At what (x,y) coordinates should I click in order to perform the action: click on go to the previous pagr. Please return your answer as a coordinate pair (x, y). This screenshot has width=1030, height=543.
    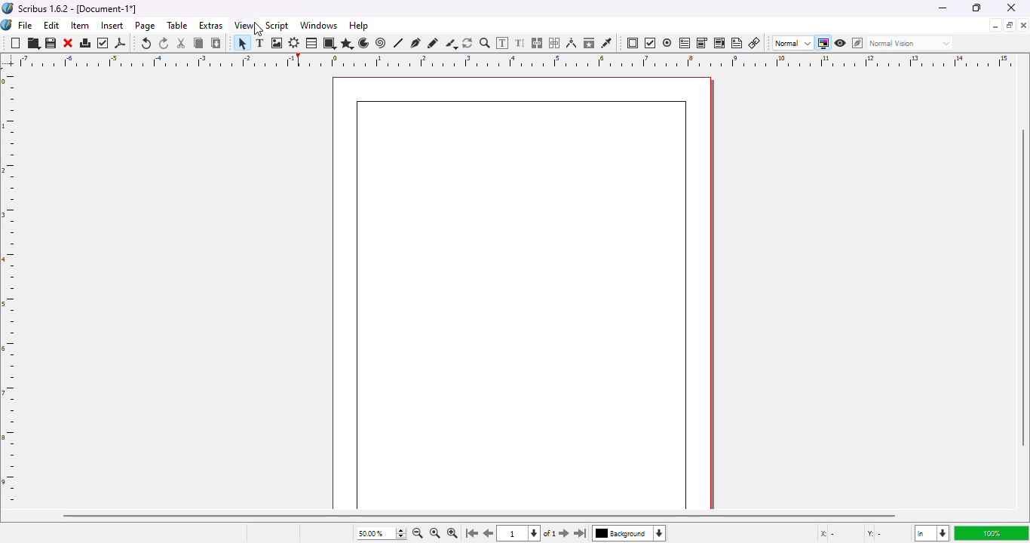
    Looking at the image, I should click on (489, 534).